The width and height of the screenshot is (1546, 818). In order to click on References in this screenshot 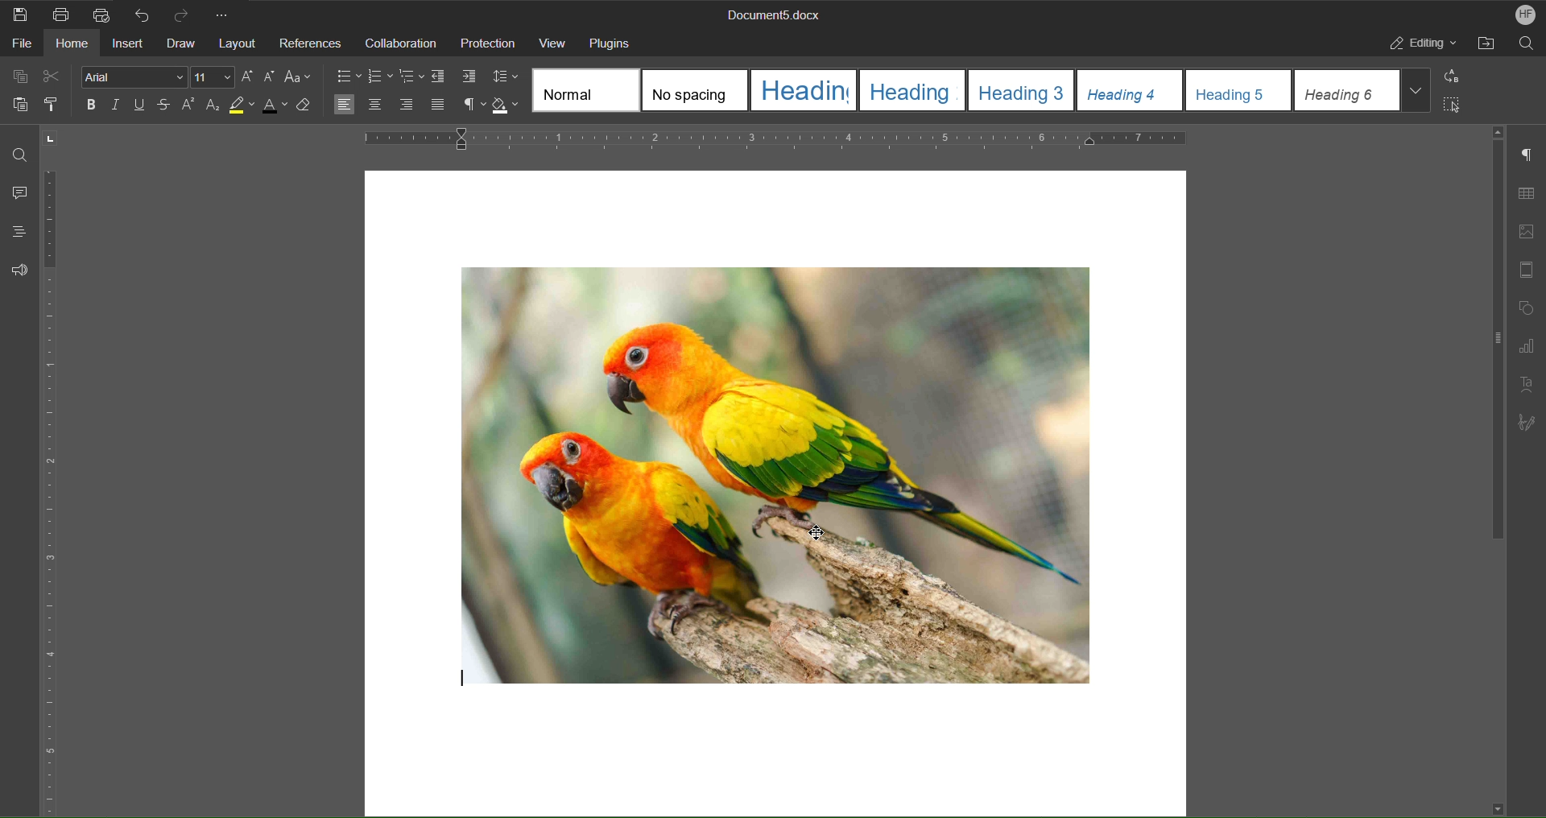, I will do `click(310, 43)`.